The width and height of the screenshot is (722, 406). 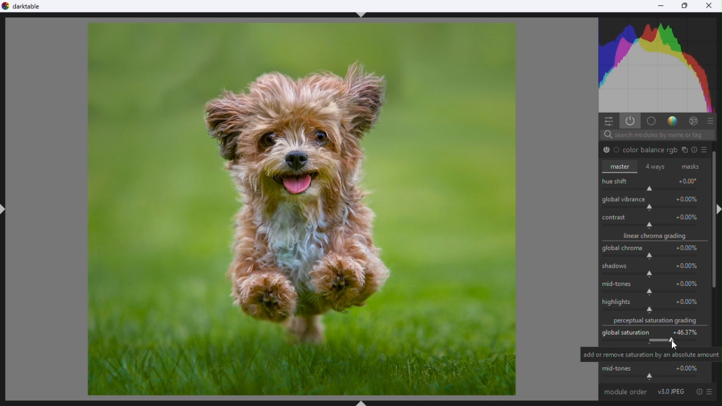 I want to click on ctrl+shhft+B, so click(x=363, y=402).